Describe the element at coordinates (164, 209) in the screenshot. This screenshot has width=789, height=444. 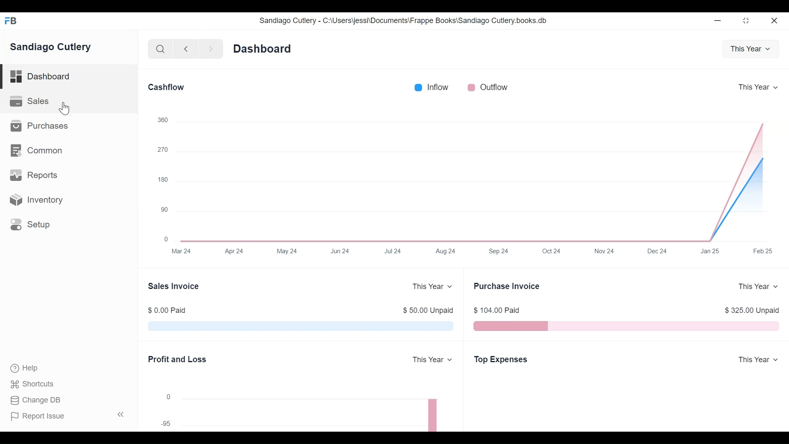
I see `90` at that location.